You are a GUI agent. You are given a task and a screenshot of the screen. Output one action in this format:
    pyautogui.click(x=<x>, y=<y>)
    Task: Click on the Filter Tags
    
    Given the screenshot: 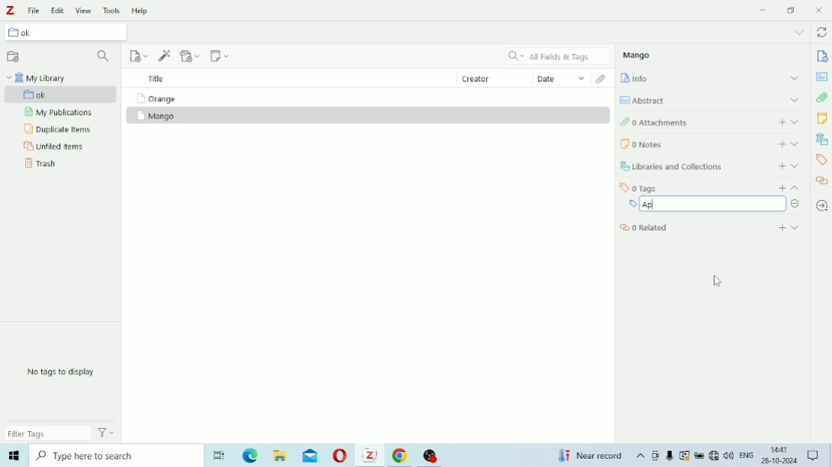 What is the action you would take?
    pyautogui.click(x=45, y=434)
    